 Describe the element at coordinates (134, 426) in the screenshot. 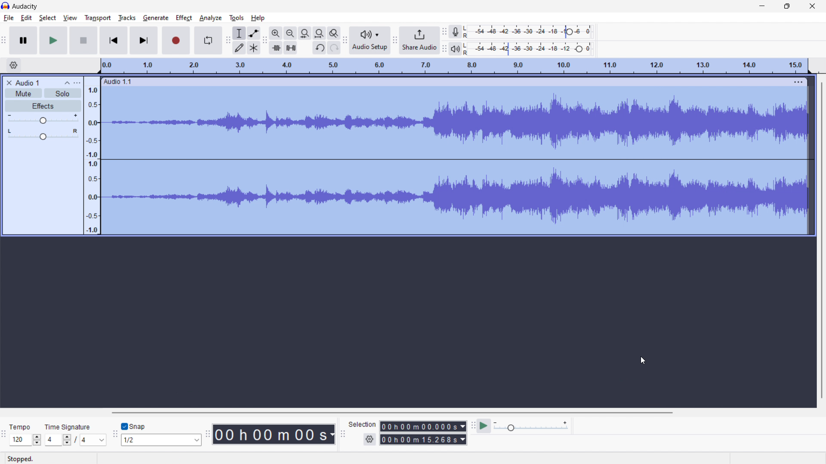

I see `snap toggle` at that location.